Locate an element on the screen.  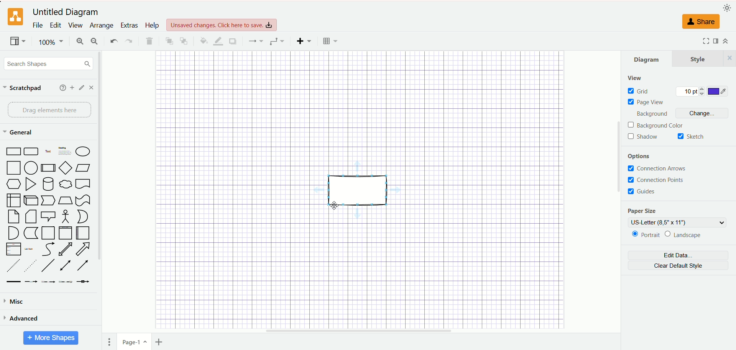
guides is located at coordinates (645, 192).